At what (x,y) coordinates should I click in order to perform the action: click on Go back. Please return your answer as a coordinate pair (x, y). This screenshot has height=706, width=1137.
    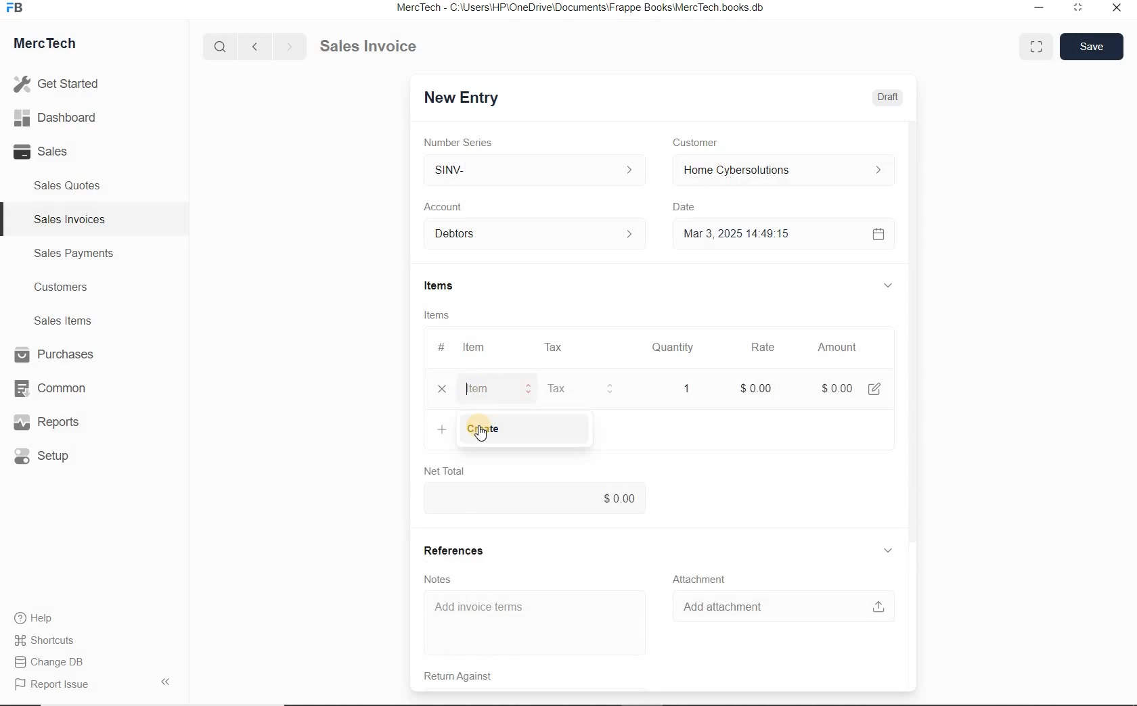
    Looking at the image, I should click on (257, 47).